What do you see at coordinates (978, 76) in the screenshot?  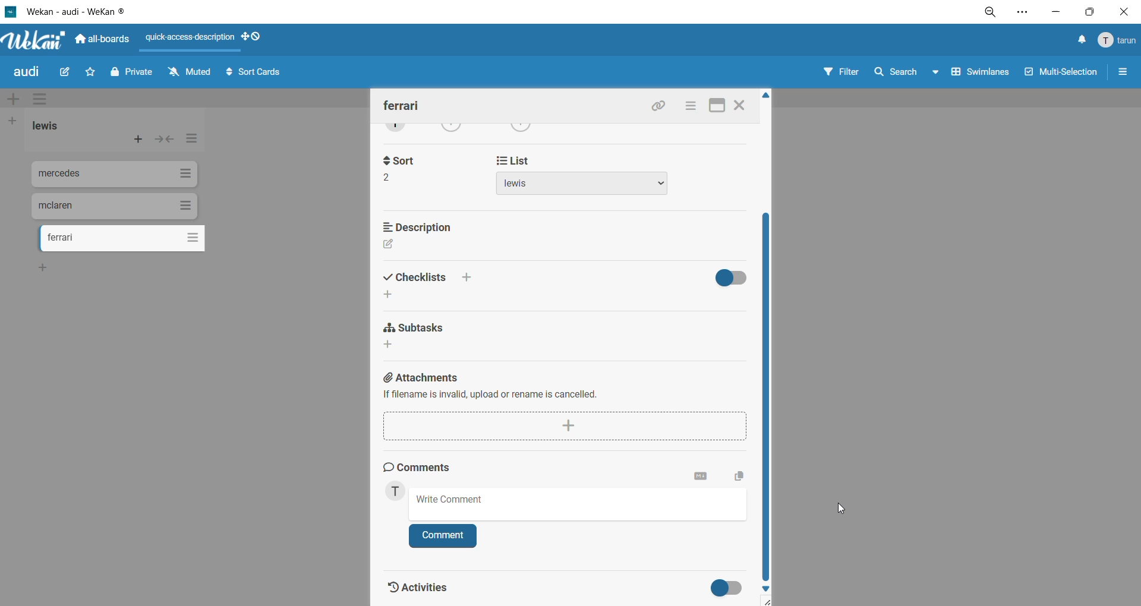 I see `swimlanes` at bounding box center [978, 76].